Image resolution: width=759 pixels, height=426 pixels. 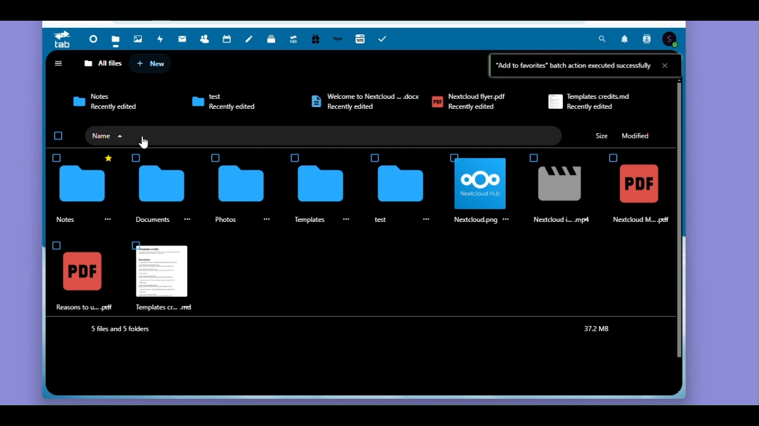 What do you see at coordinates (215, 157) in the screenshot?
I see `Check Box` at bounding box center [215, 157].